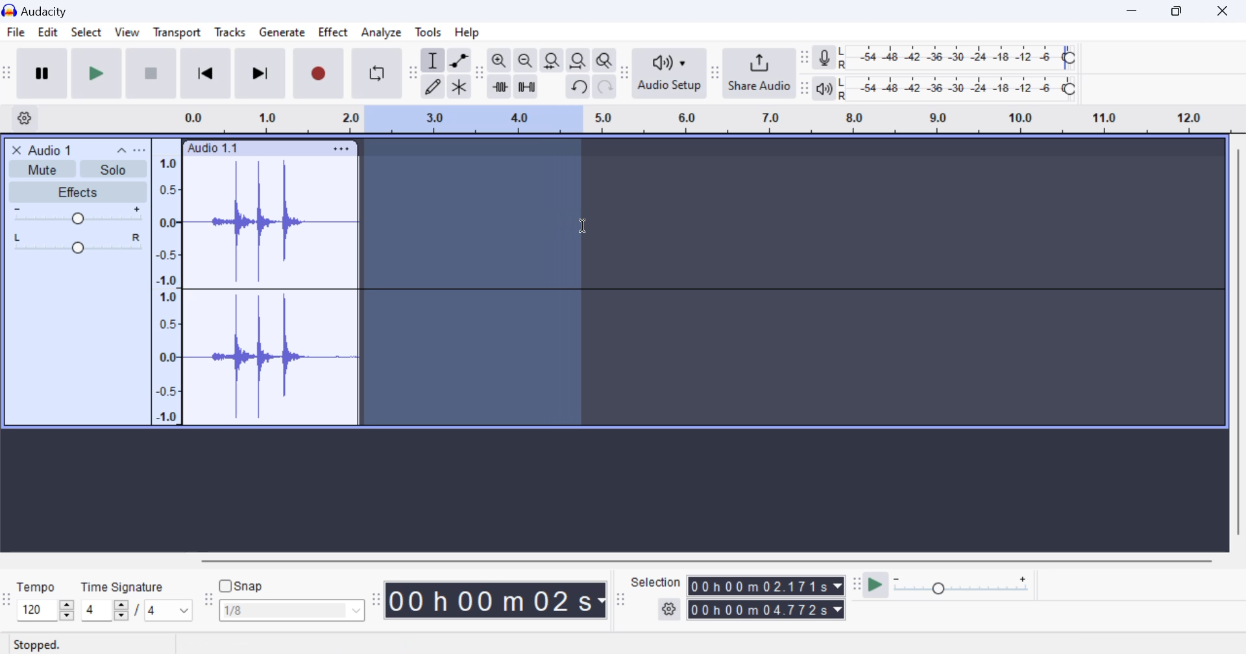  What do you see at coordinates (153, 73) in the screenshot?
I see `Stop` at bounding box center [153, 73].